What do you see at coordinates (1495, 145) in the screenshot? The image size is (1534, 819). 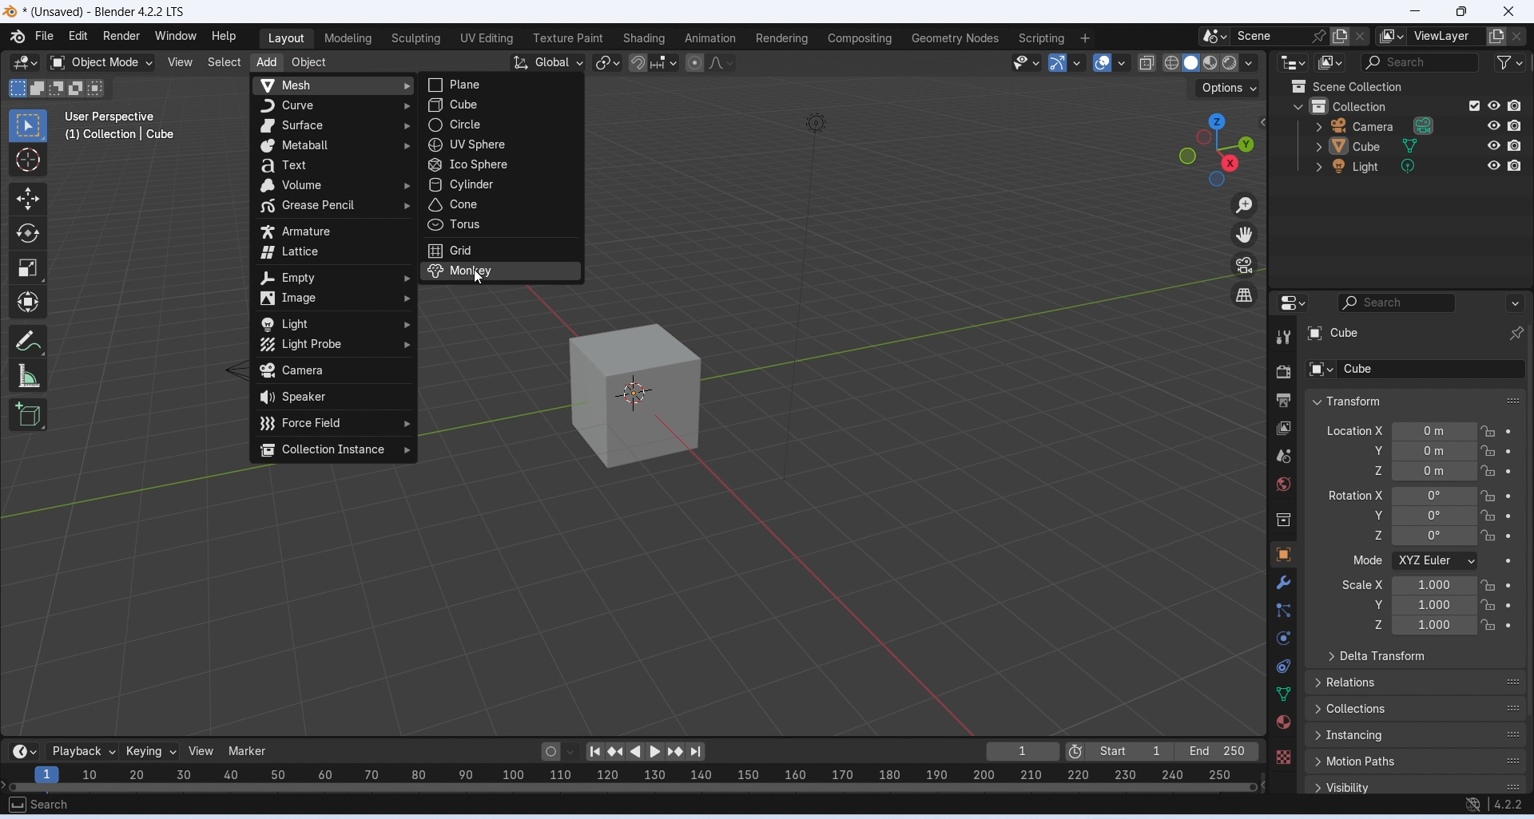 I see `hide in viewport` at bounding box center [1495, 145].